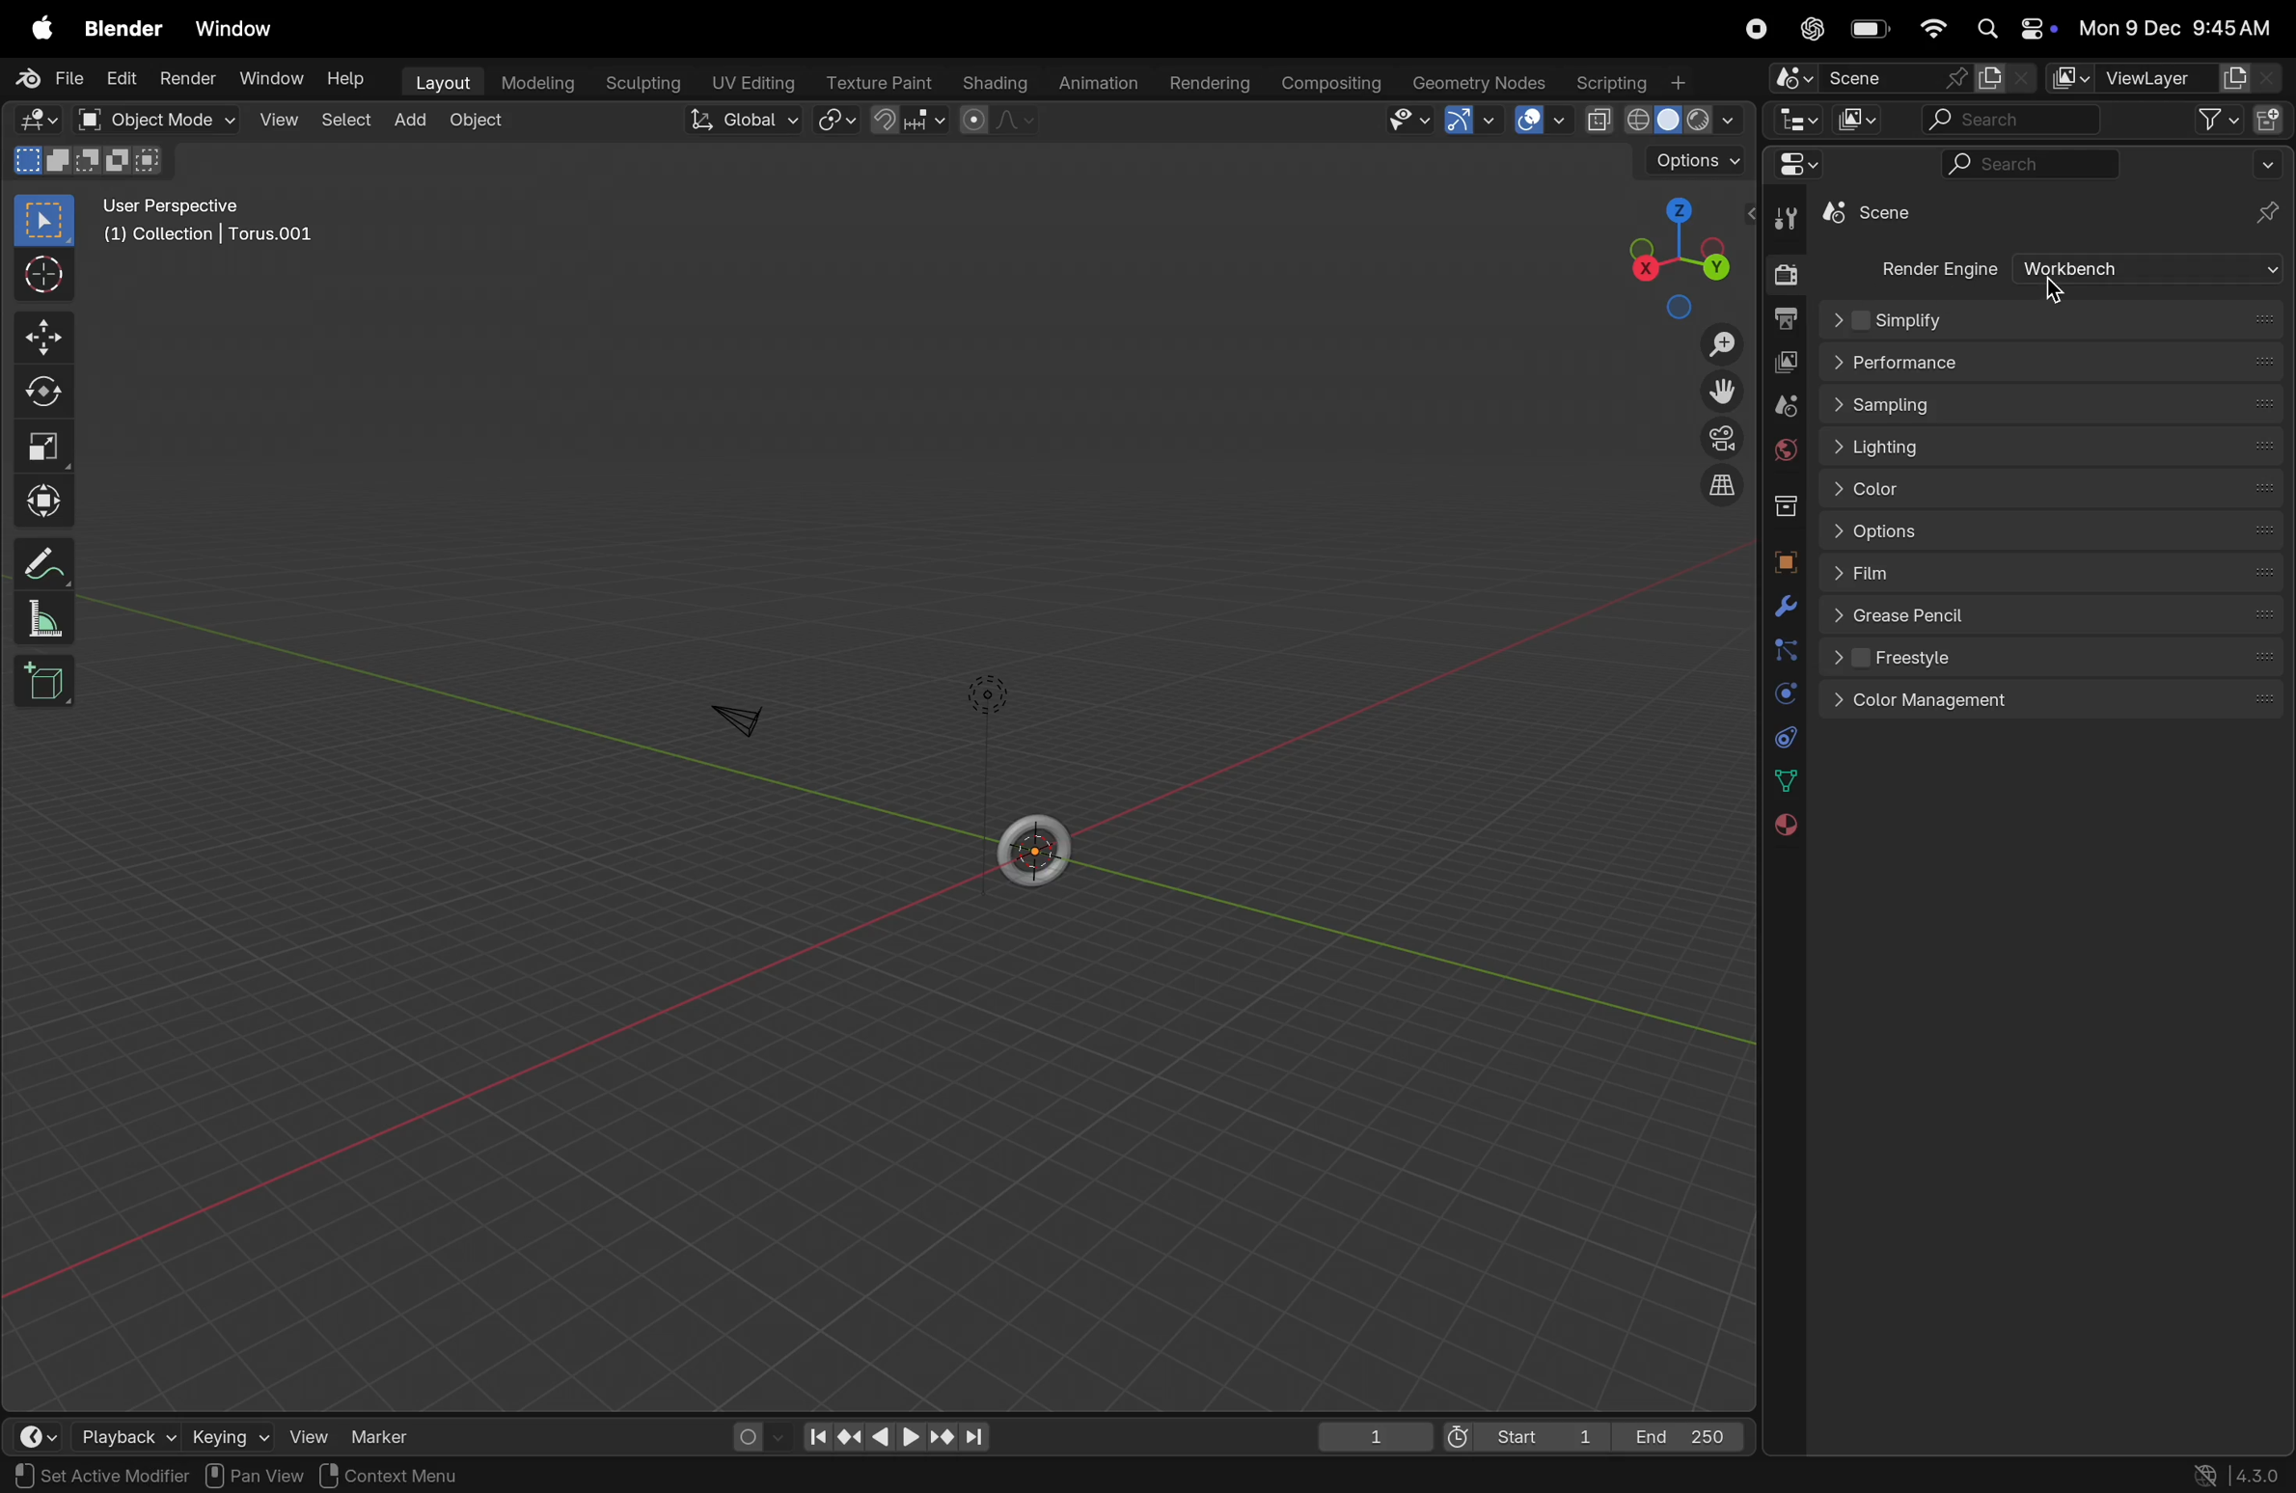  I want to click on constraints data physics, so click(1781, 737).